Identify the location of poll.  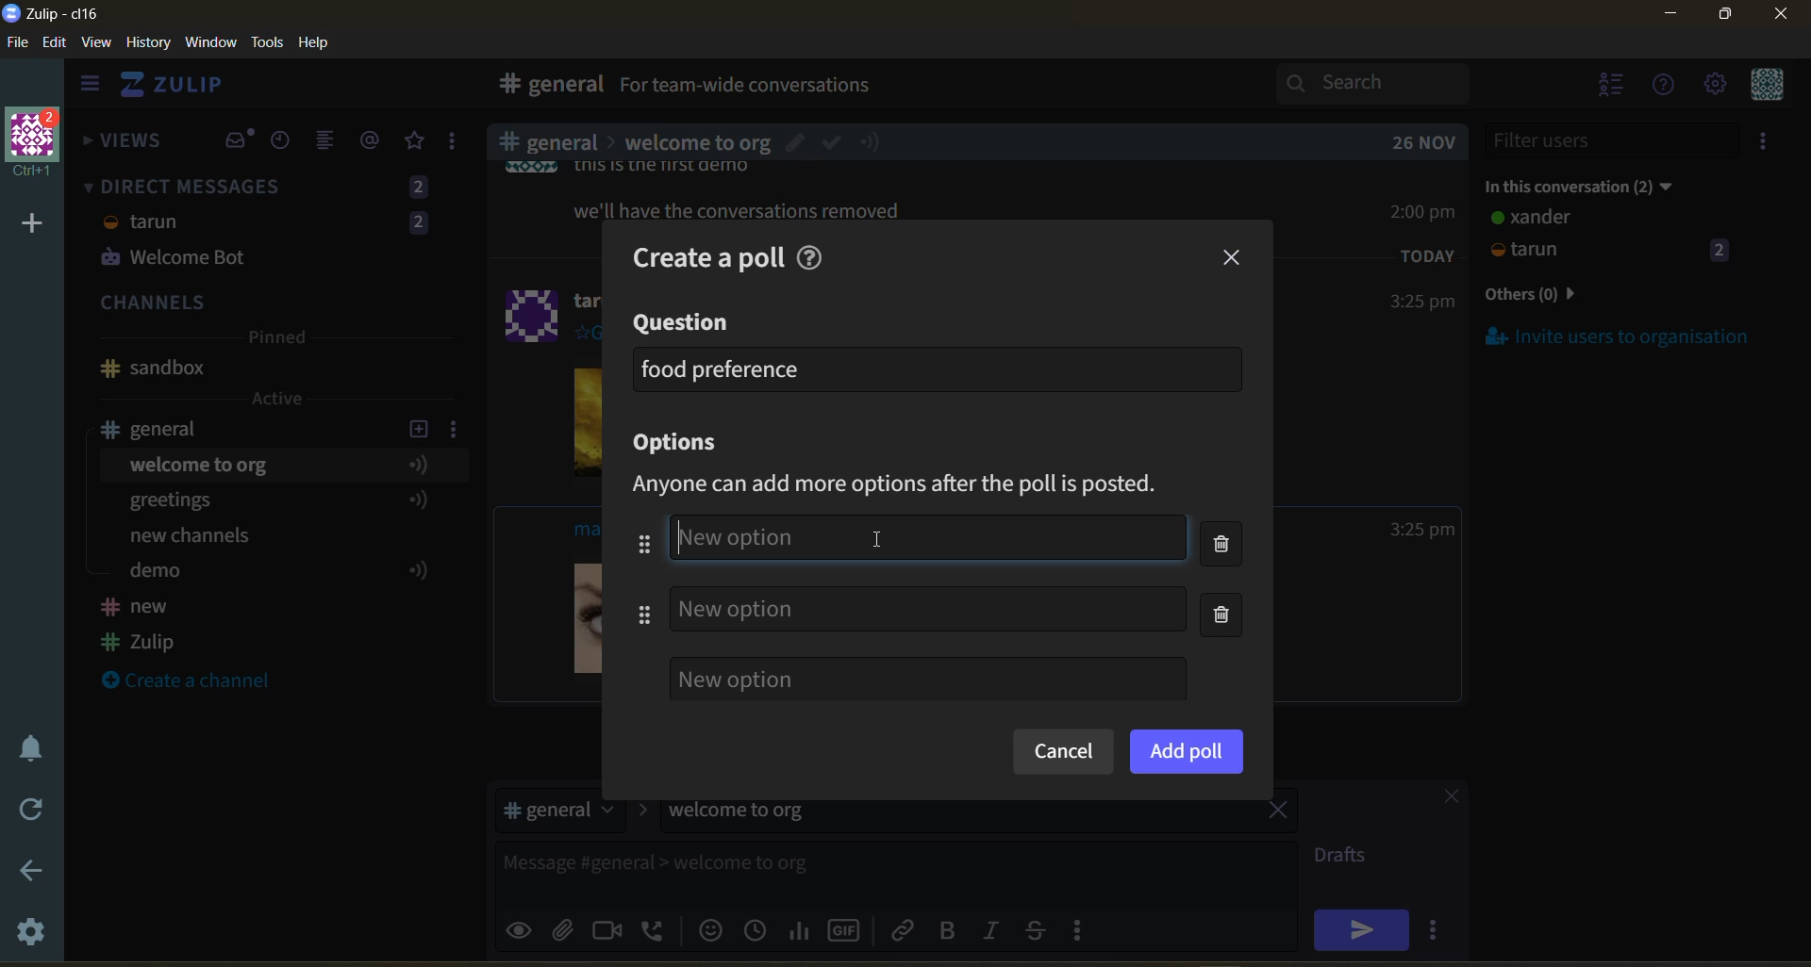
(801, 929).